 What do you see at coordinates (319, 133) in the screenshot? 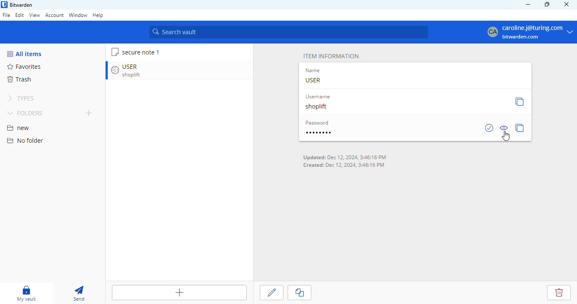
I see `hidden password` at bounding box center [319, 133].